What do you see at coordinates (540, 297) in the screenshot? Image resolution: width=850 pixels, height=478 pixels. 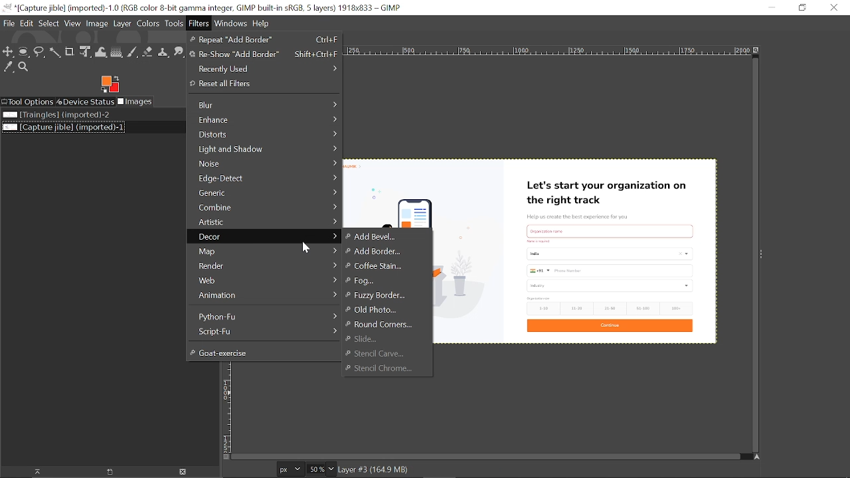 I see `text` at bounding box center [540, 297].